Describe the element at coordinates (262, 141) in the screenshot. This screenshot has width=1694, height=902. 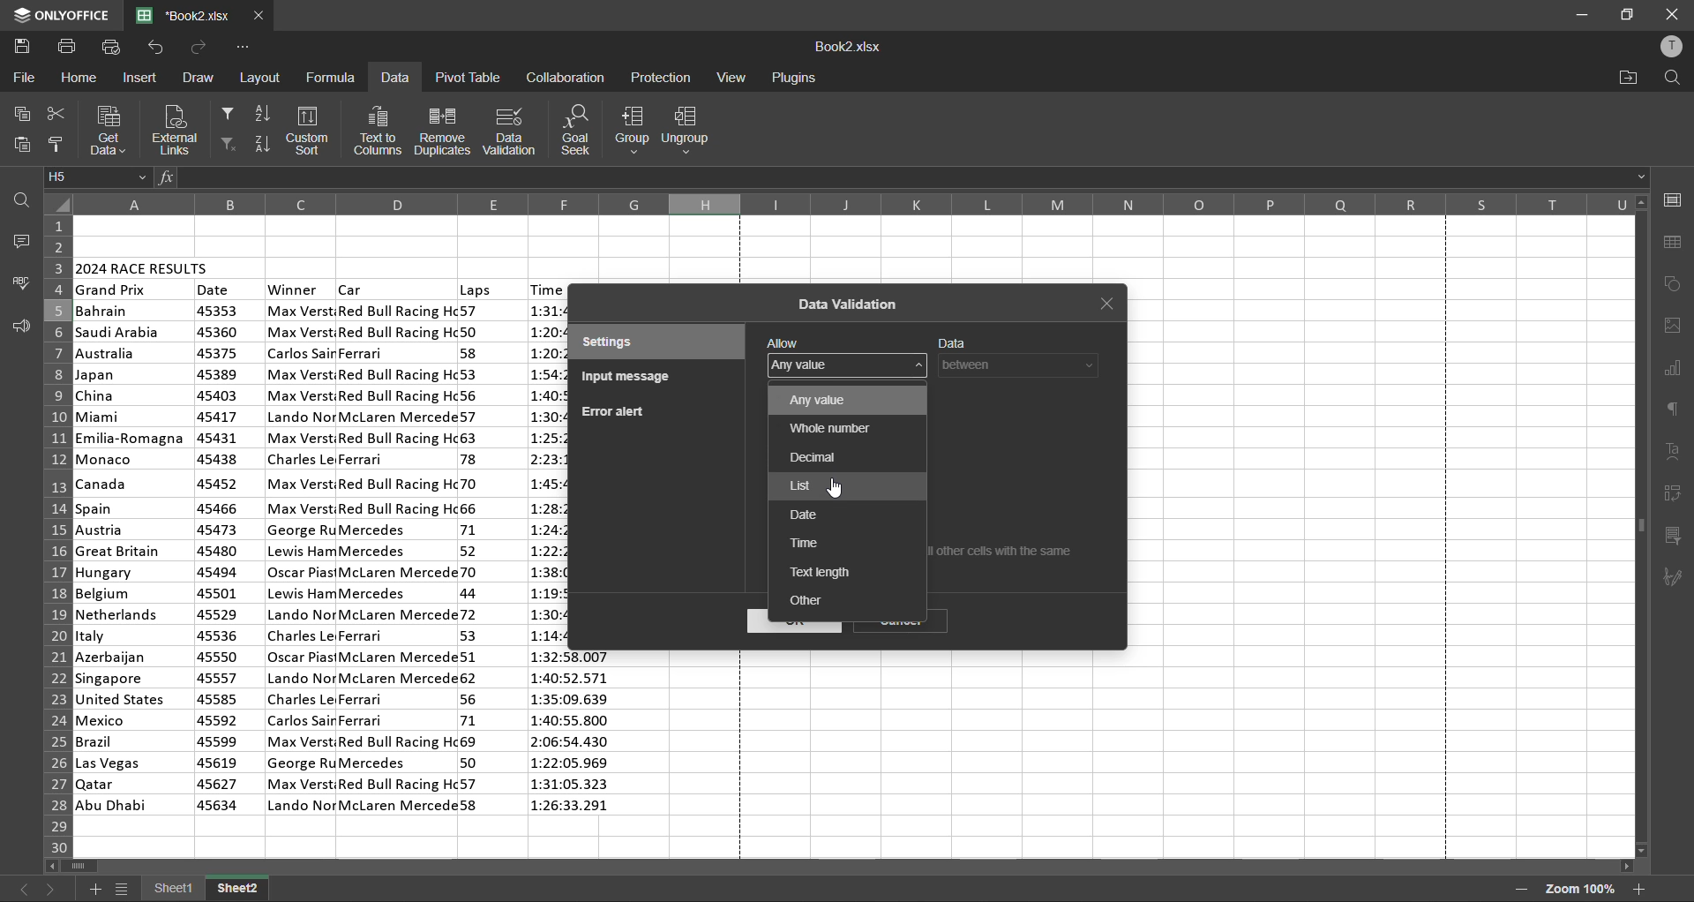
I see `sort descending` at that location.